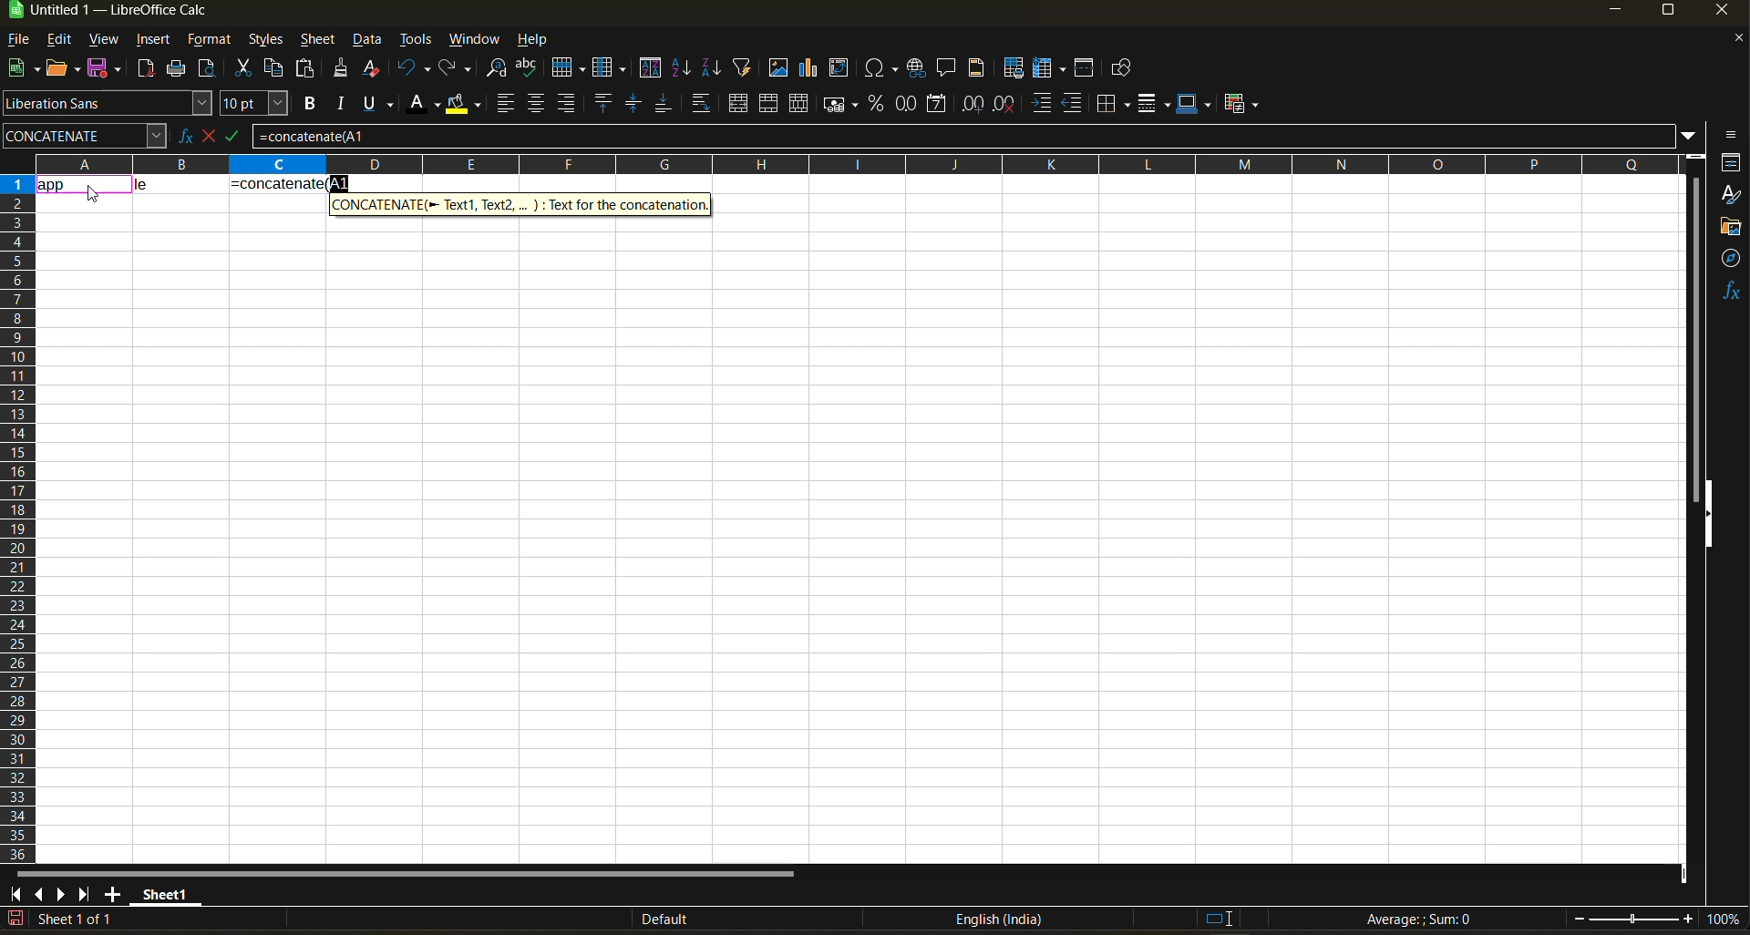 The height and width of the screenshot is (935, 1750). I want to click on sheet, so click(317, 39).